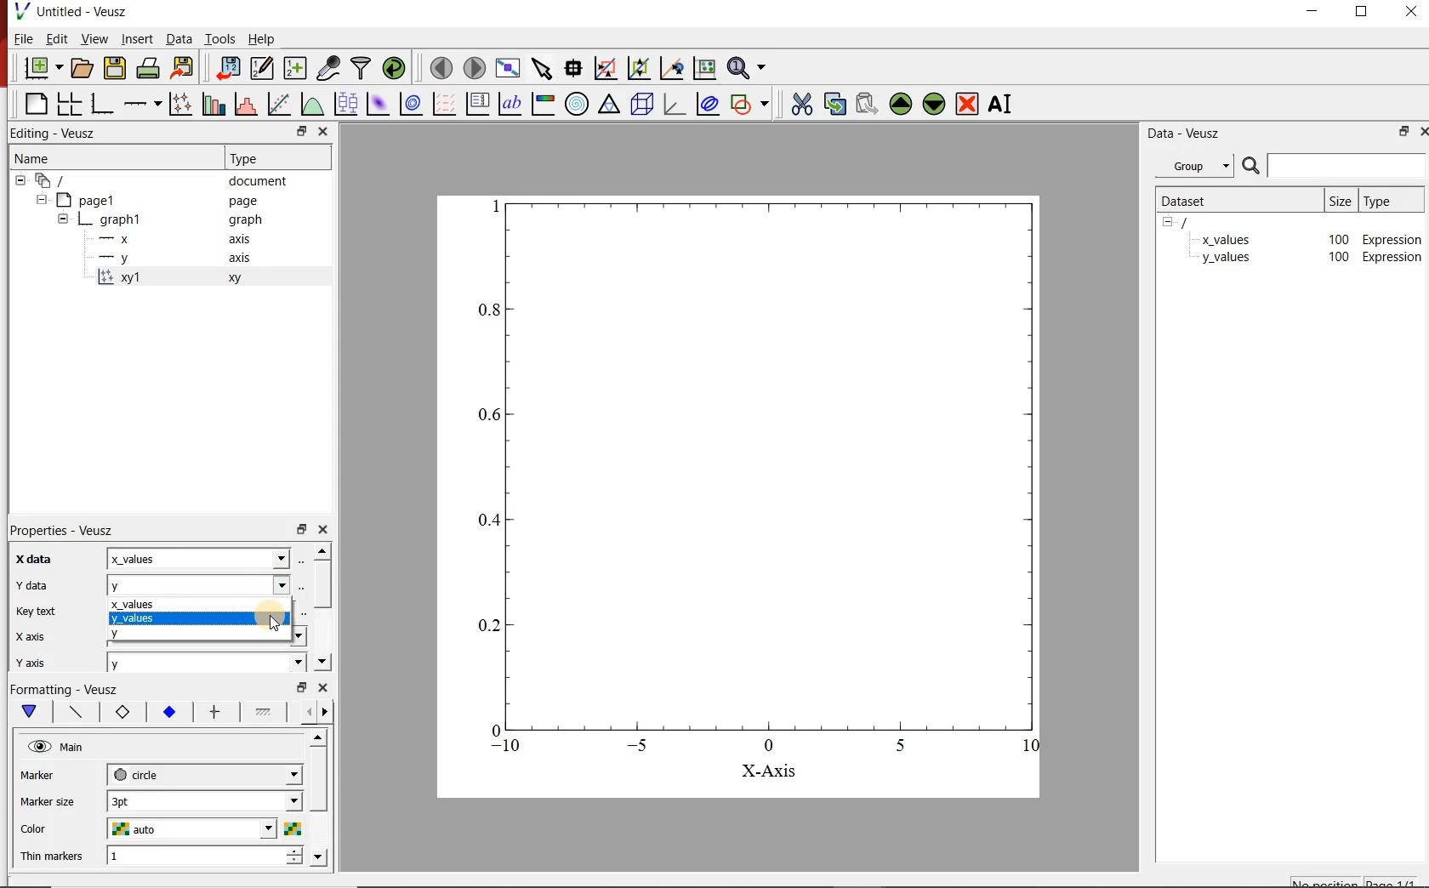  Describe the element at coordinates (1420, 131) in the screenshot. I see `close` at that location.